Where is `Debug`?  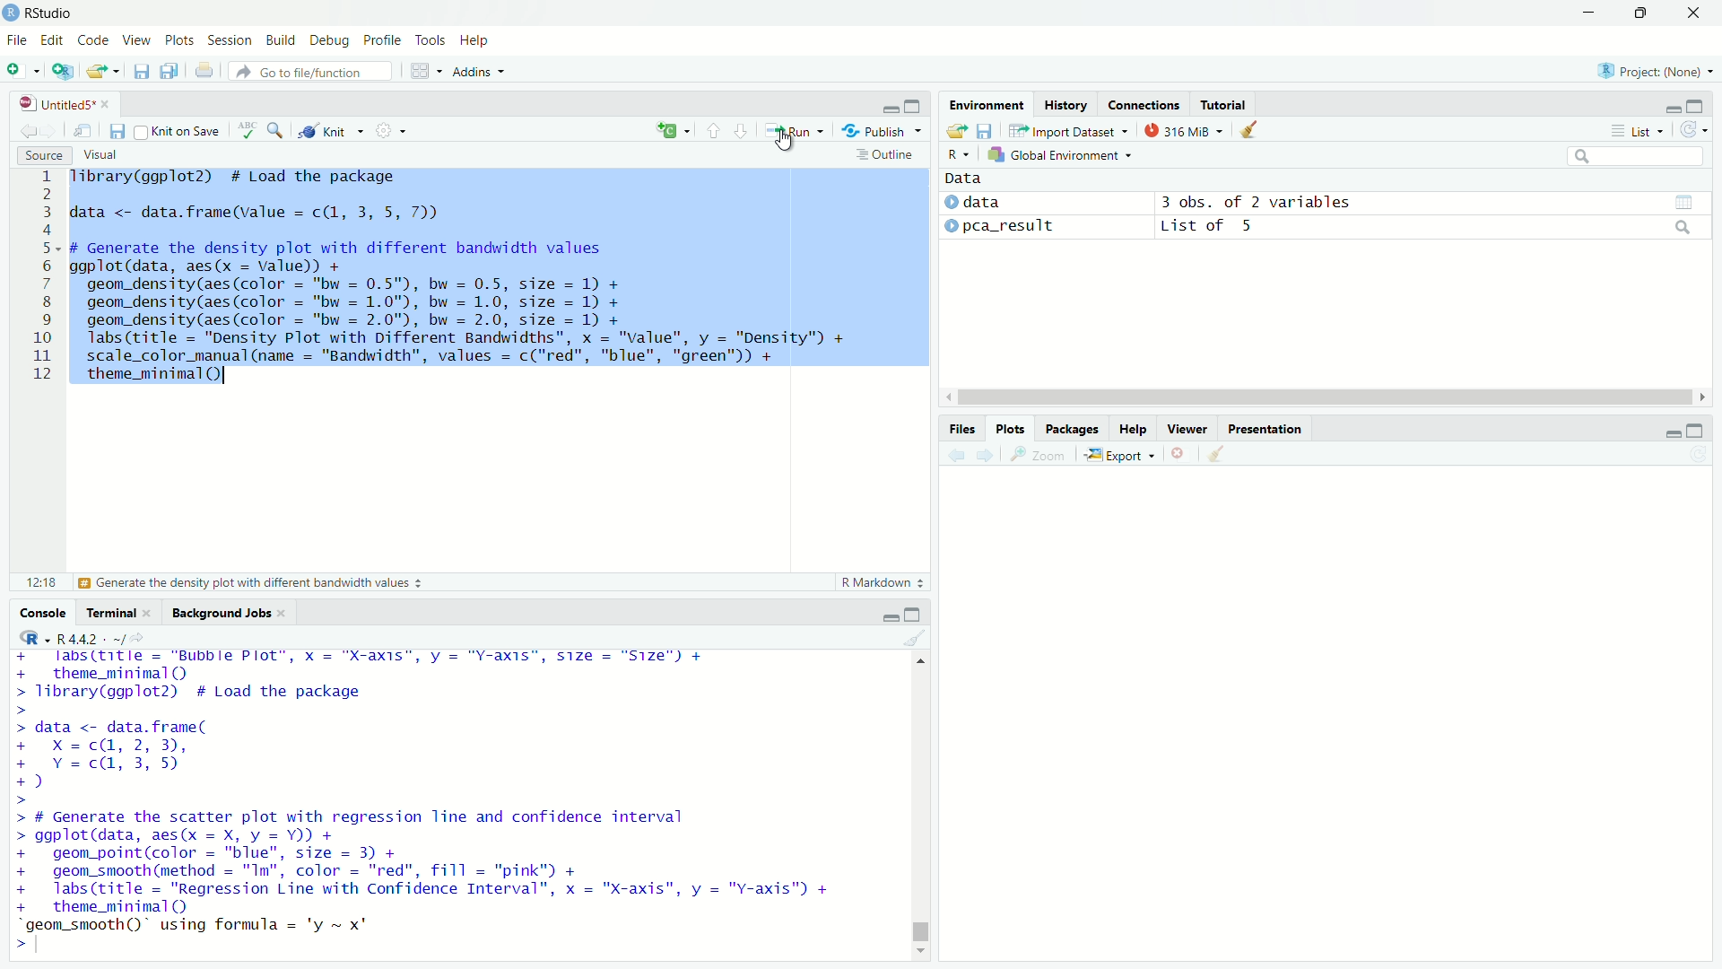 Debug is located at coordinates (329, 40).